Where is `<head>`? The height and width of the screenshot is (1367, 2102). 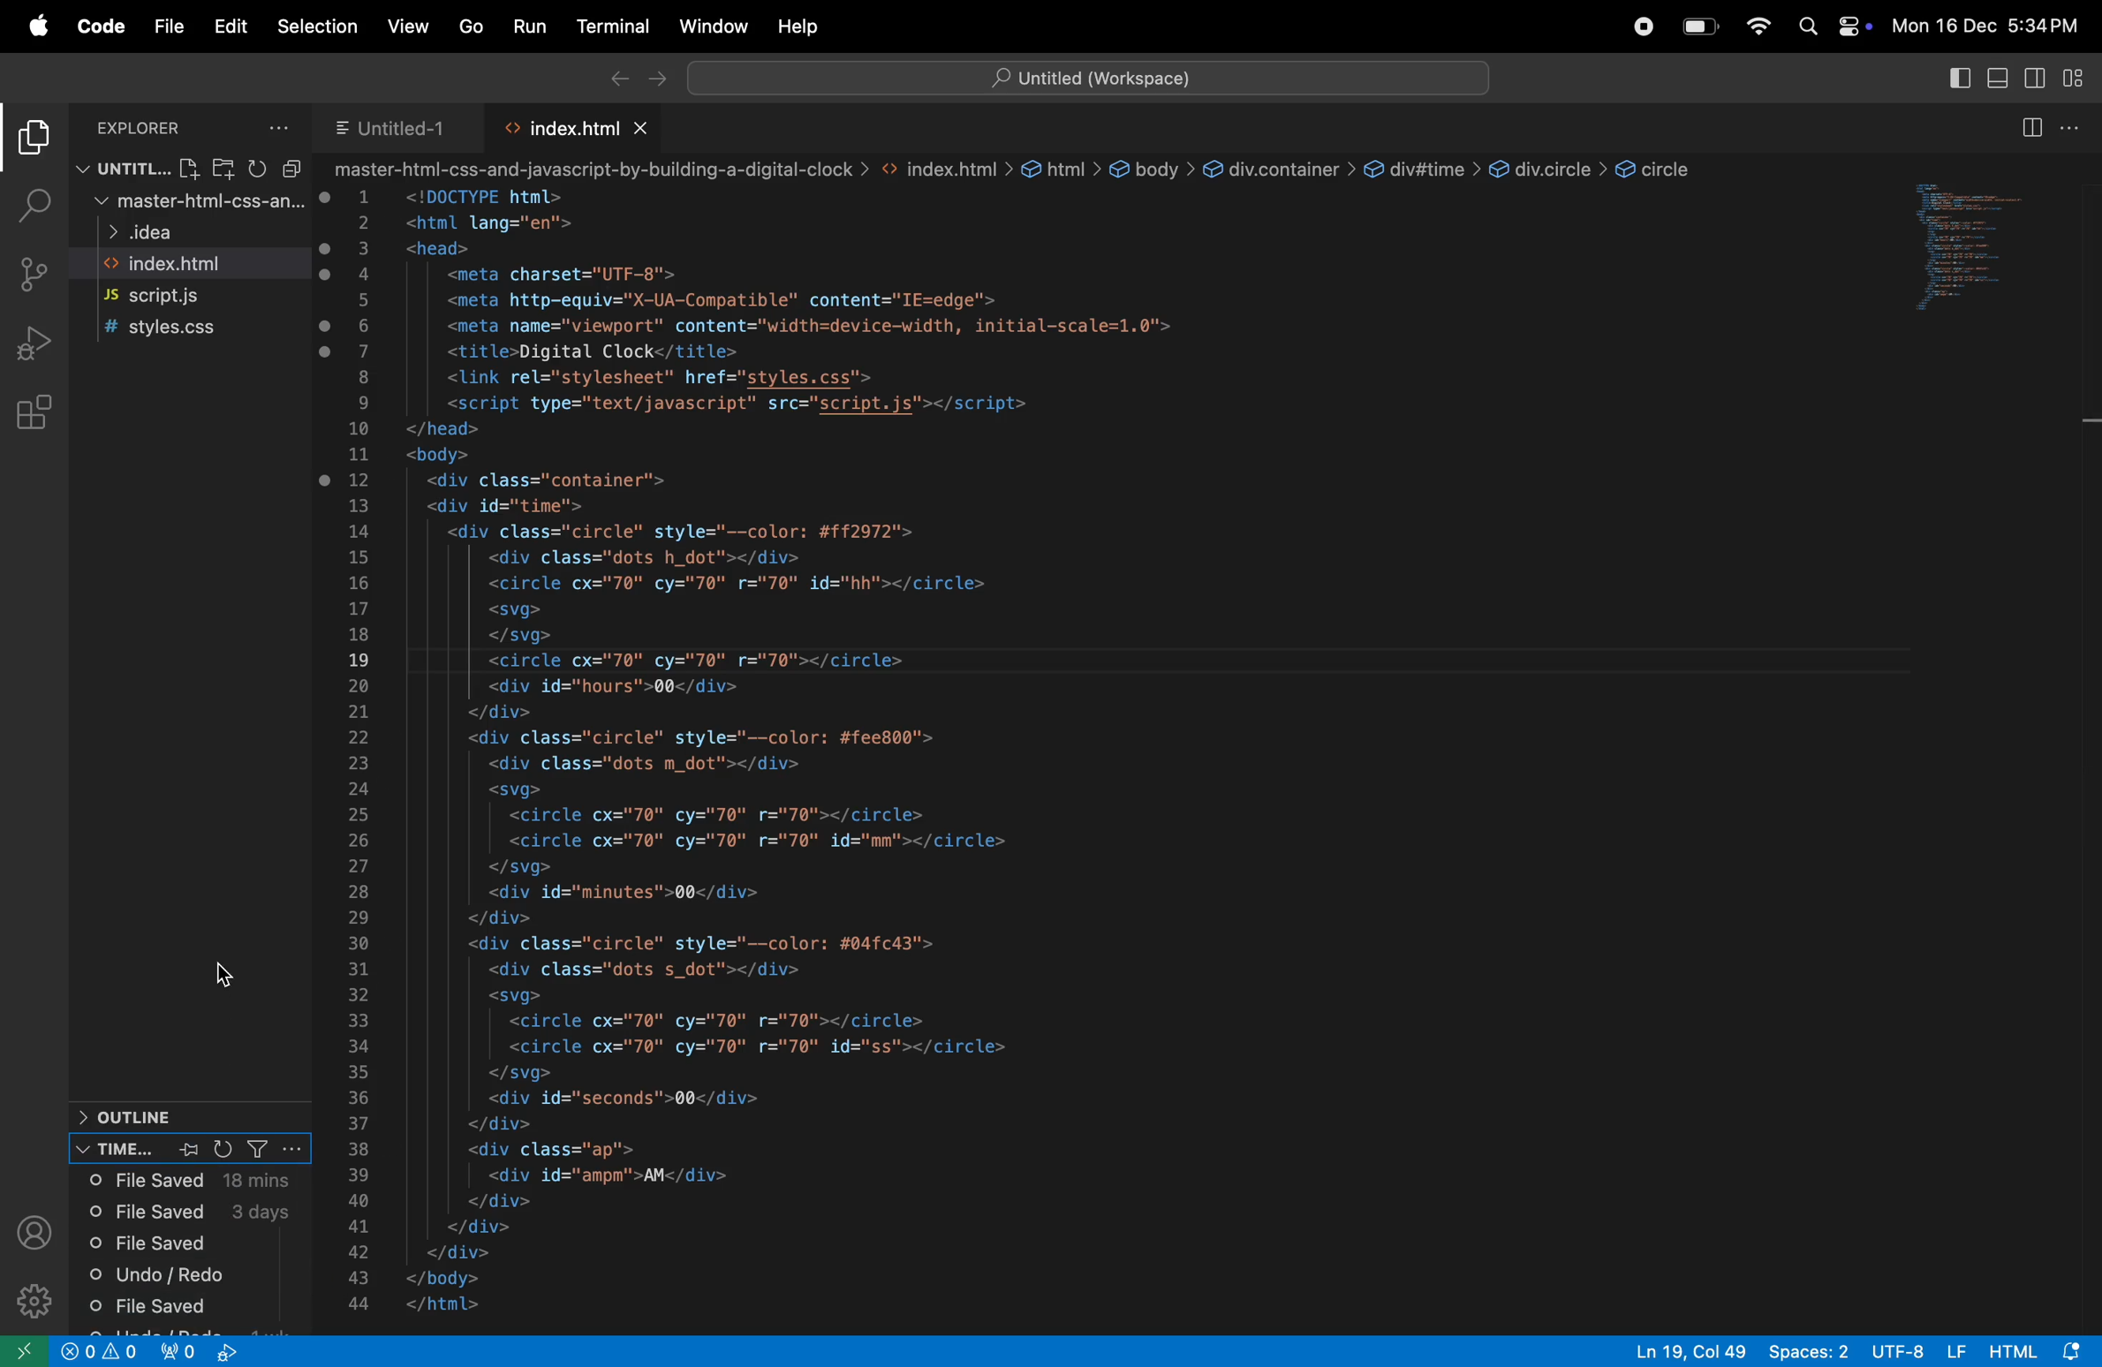
<head> is located at coordinates (446, 249).